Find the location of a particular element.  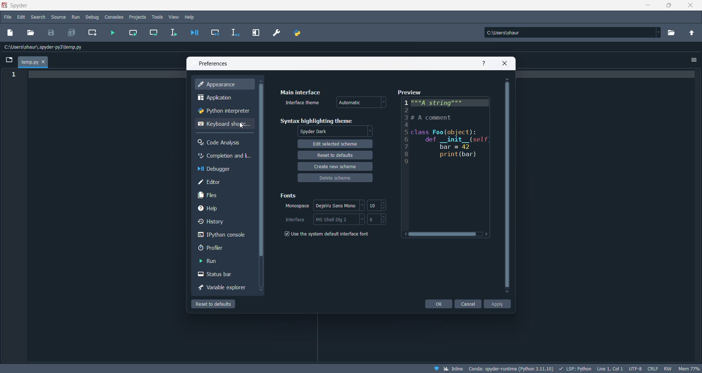

run current cell and go to next one is located at coordinates (155, 33).